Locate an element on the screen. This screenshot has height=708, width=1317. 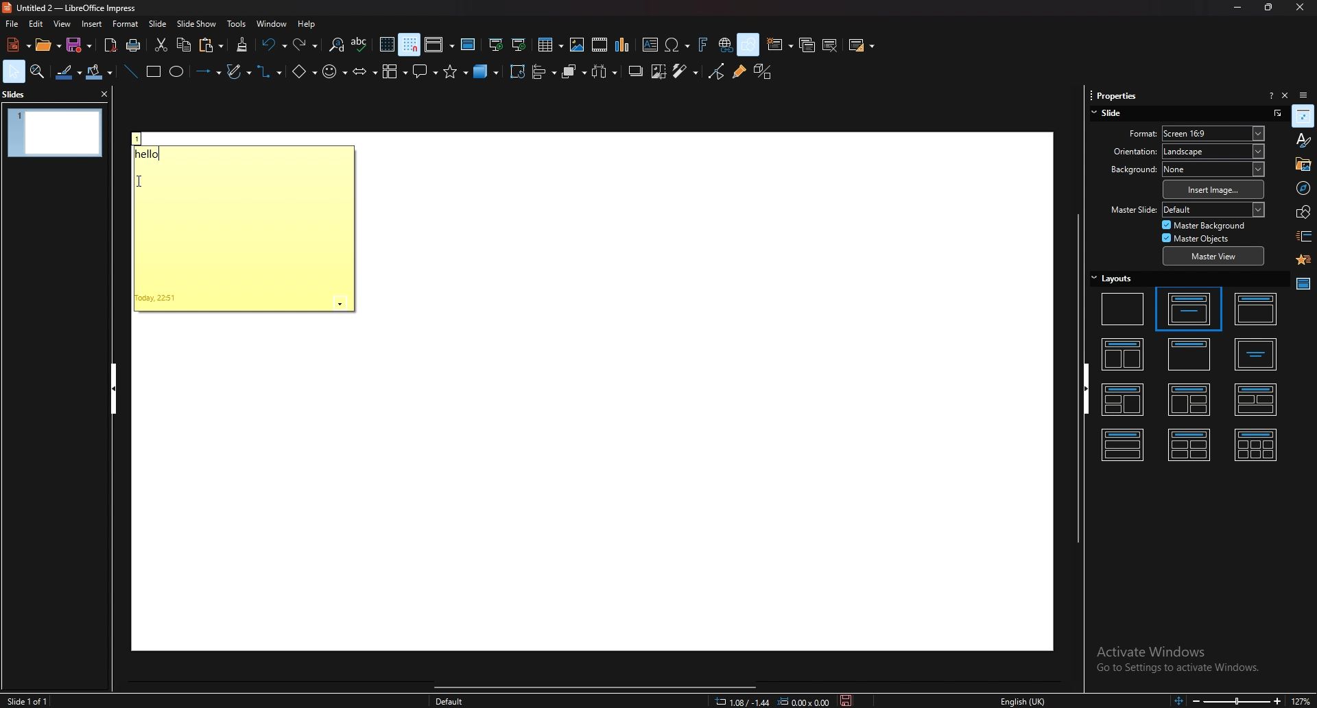
insert text box is located at coordinates (650, 46).